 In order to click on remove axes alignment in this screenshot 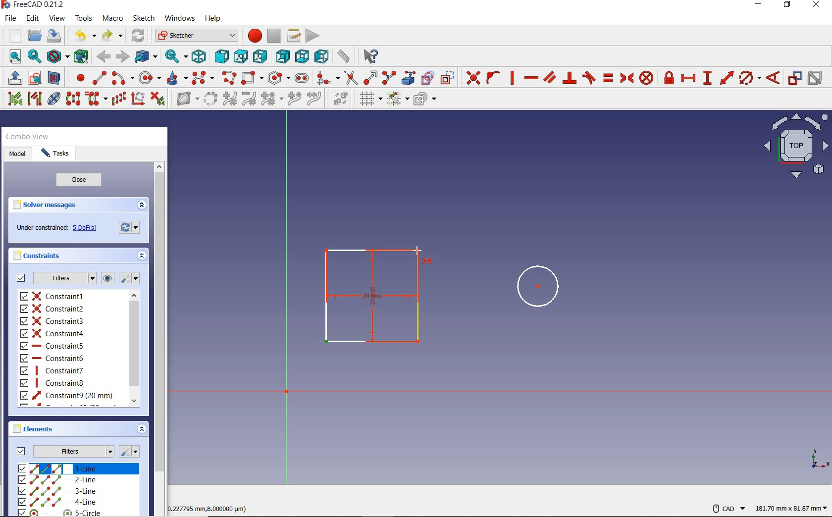, I will do `click(138, 98)`.